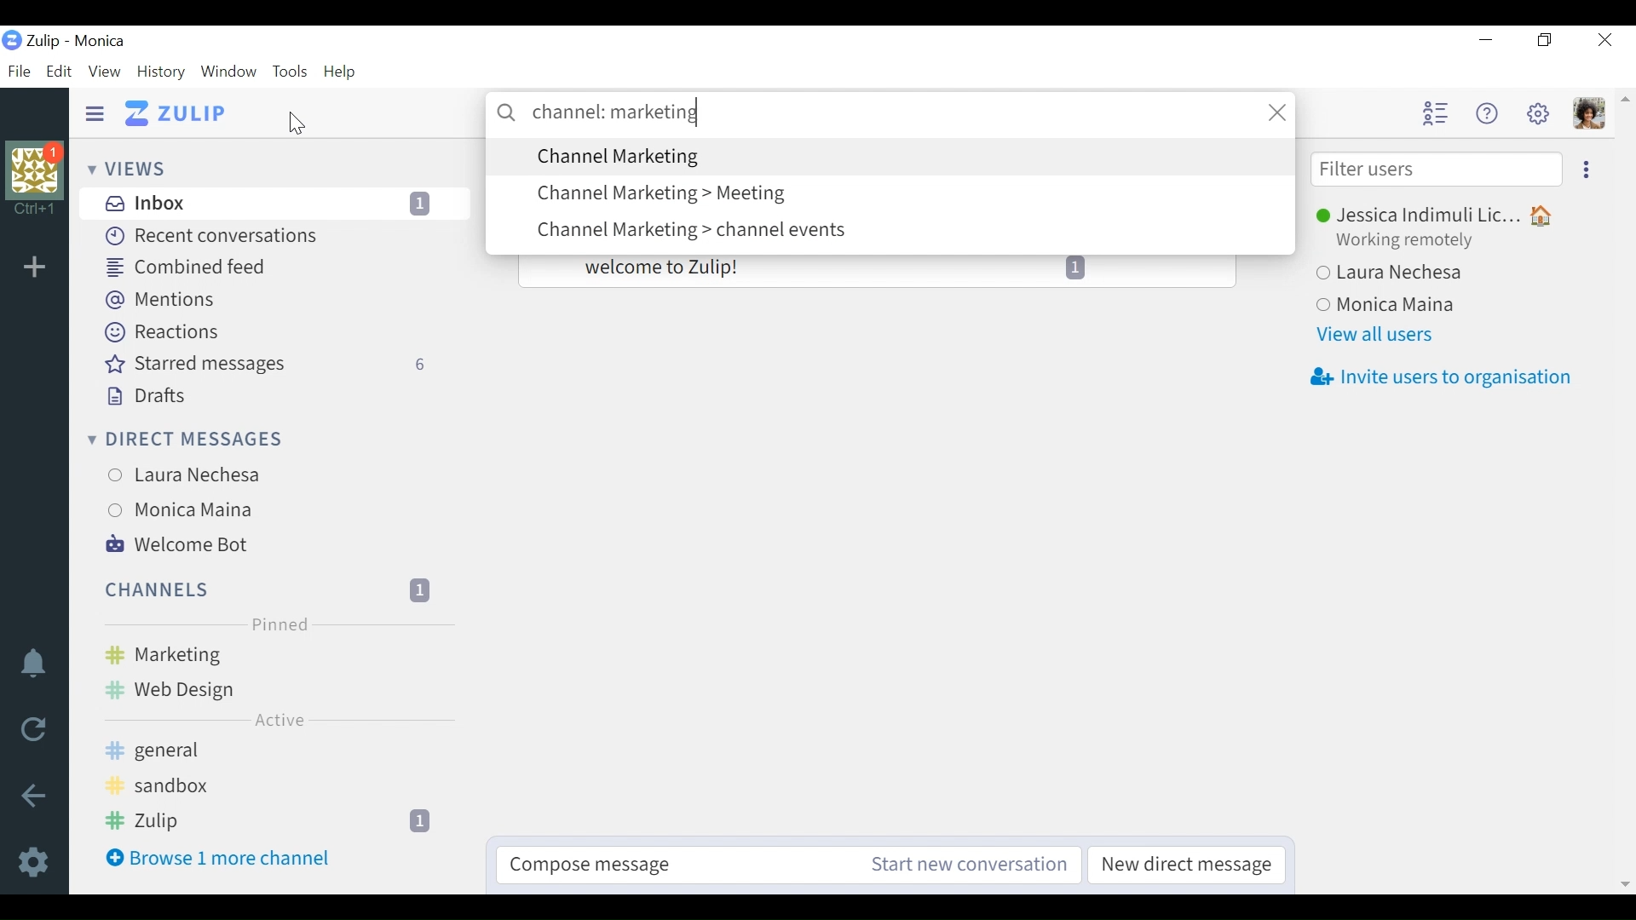  I want to click on channel, so click(276, 692).